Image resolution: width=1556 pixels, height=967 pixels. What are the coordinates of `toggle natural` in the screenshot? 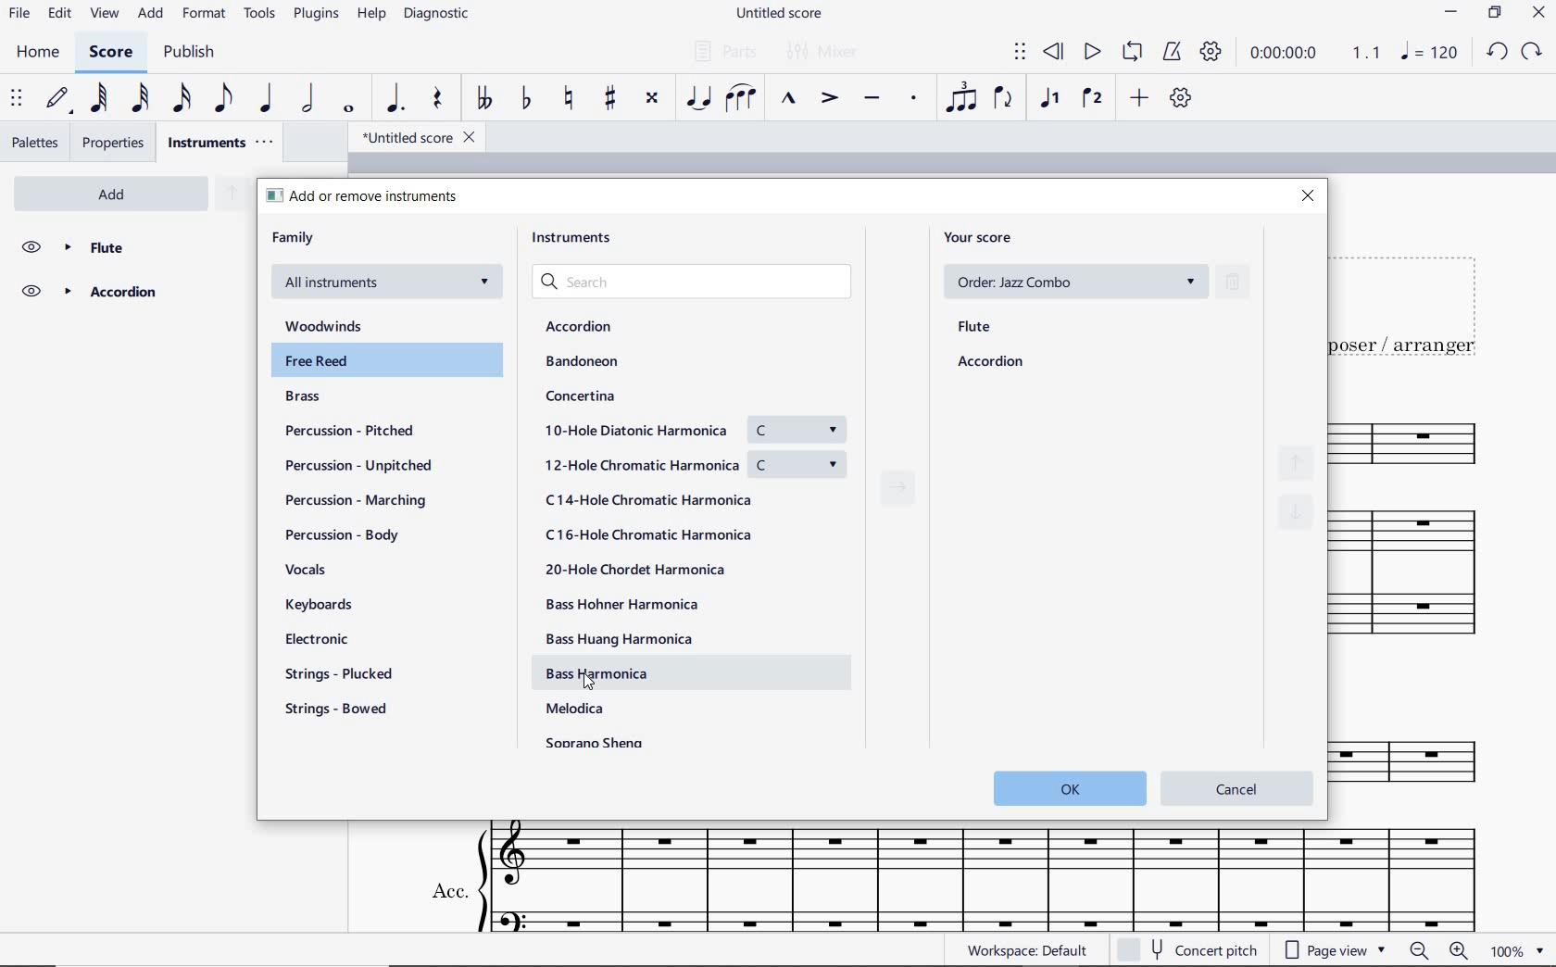 It's located at (567, 99).